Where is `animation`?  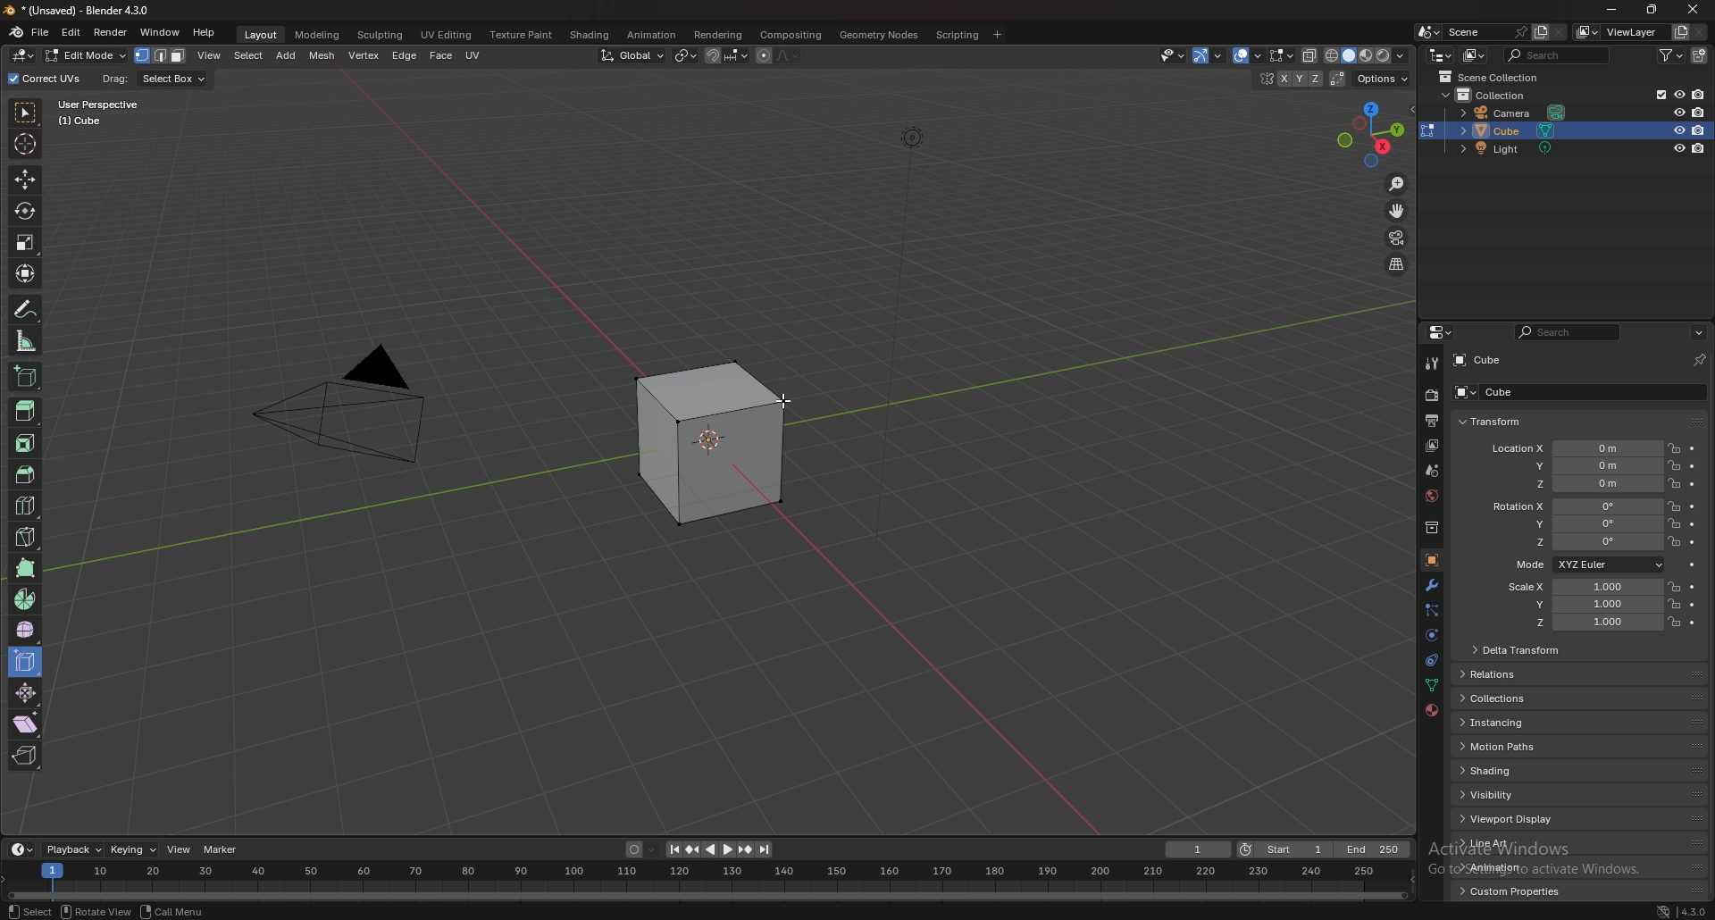 animation is located at coordinates (653, 34).